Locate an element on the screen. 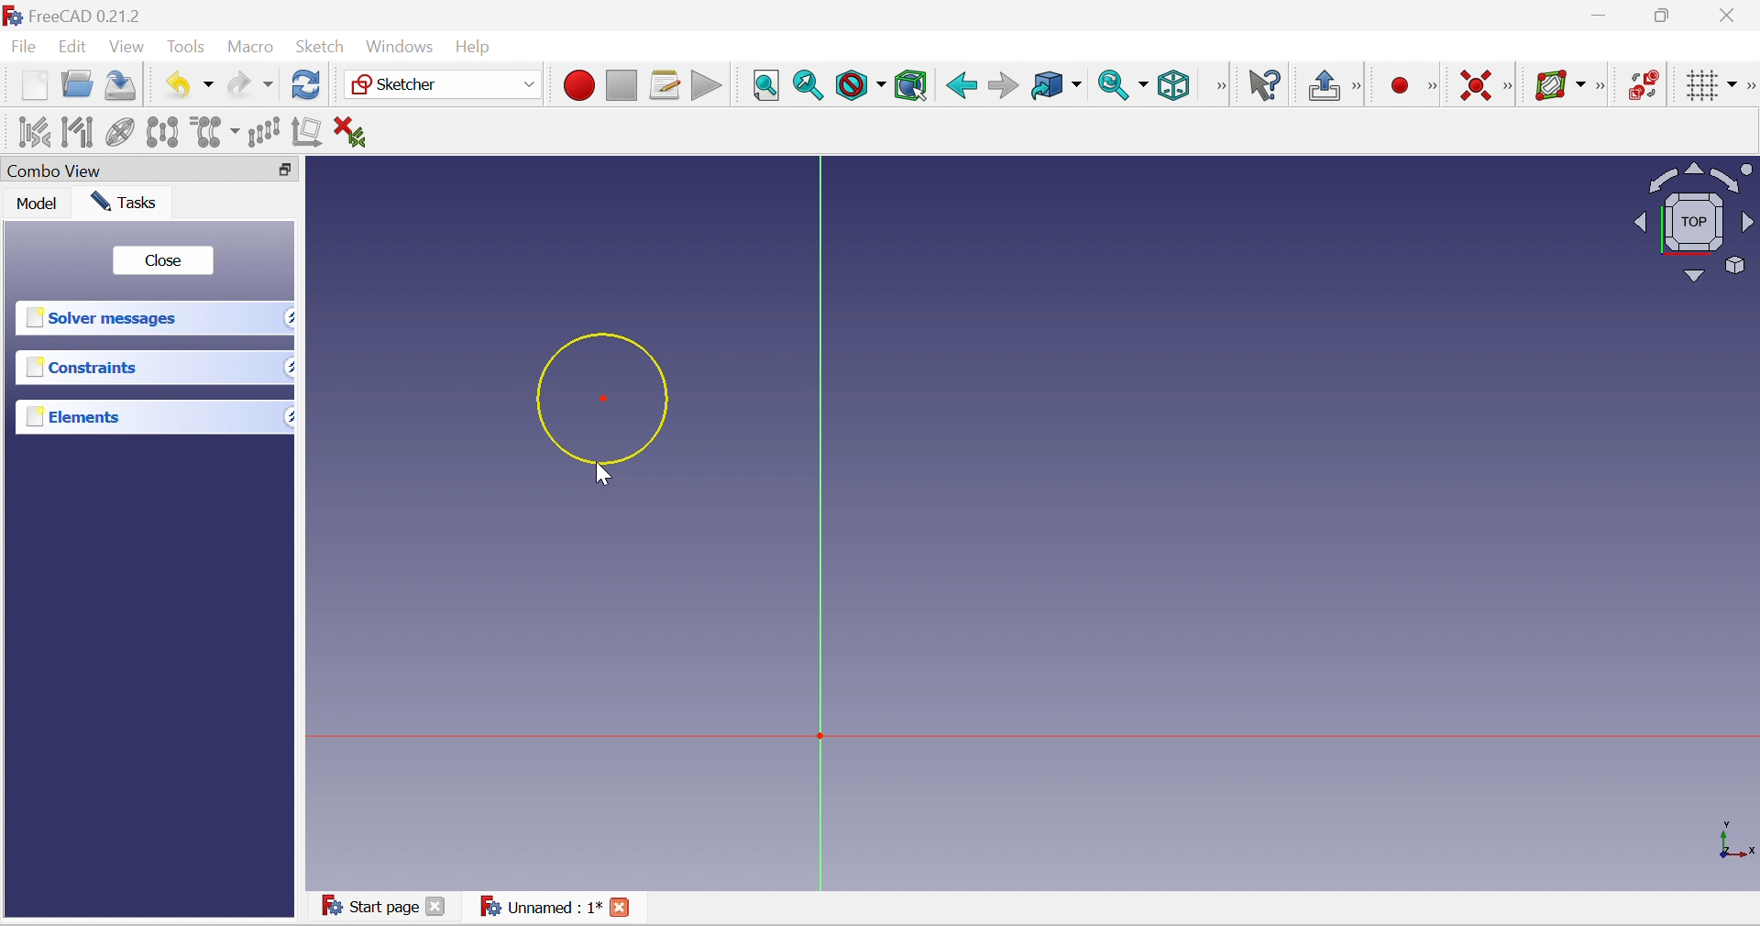 This screenshot has height=926, width=1760. Save is located at coordinates (121, 85).